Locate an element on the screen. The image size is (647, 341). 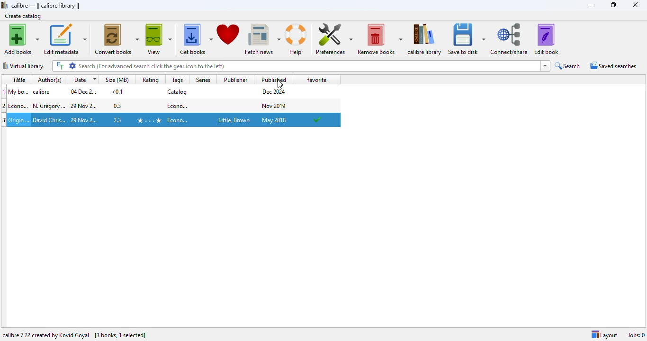
publisher is located at coordinates (236, 79).